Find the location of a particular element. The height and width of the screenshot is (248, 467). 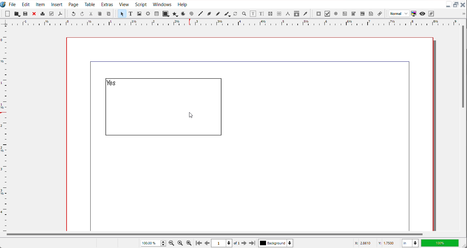

Cut is located at coordinates (91, 14).